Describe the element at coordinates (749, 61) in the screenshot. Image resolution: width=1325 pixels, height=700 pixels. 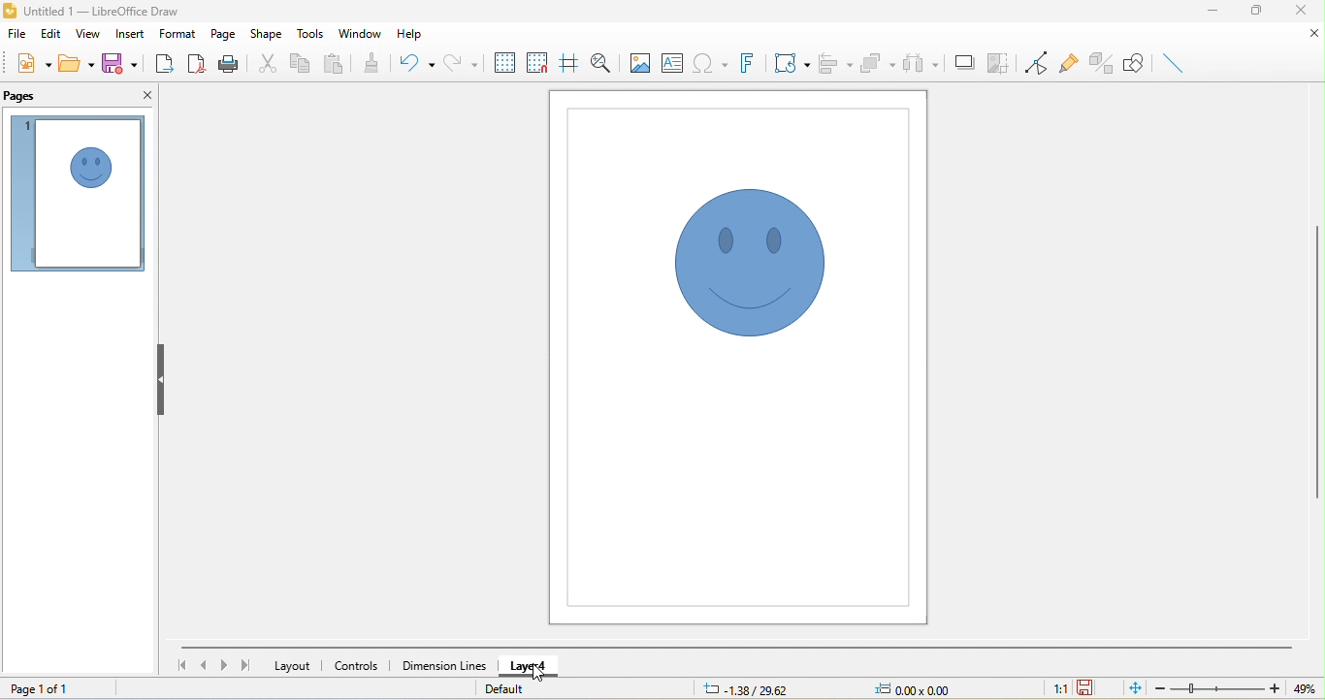
I see `font work text` at that location.